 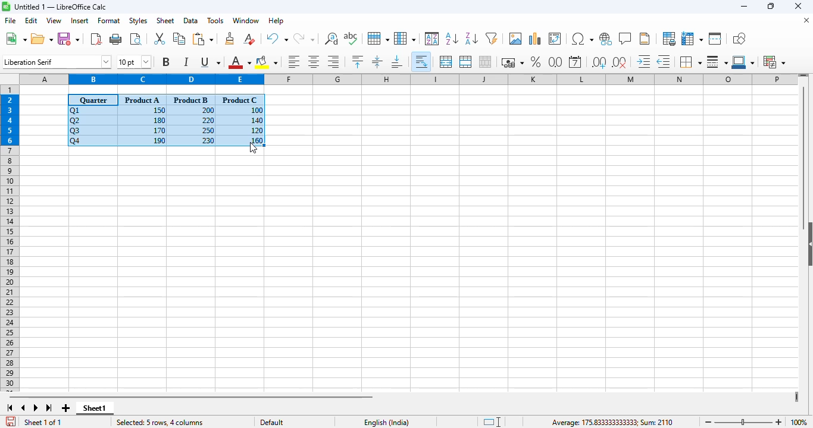 I want to click on align top, so click(x=357, y=61).